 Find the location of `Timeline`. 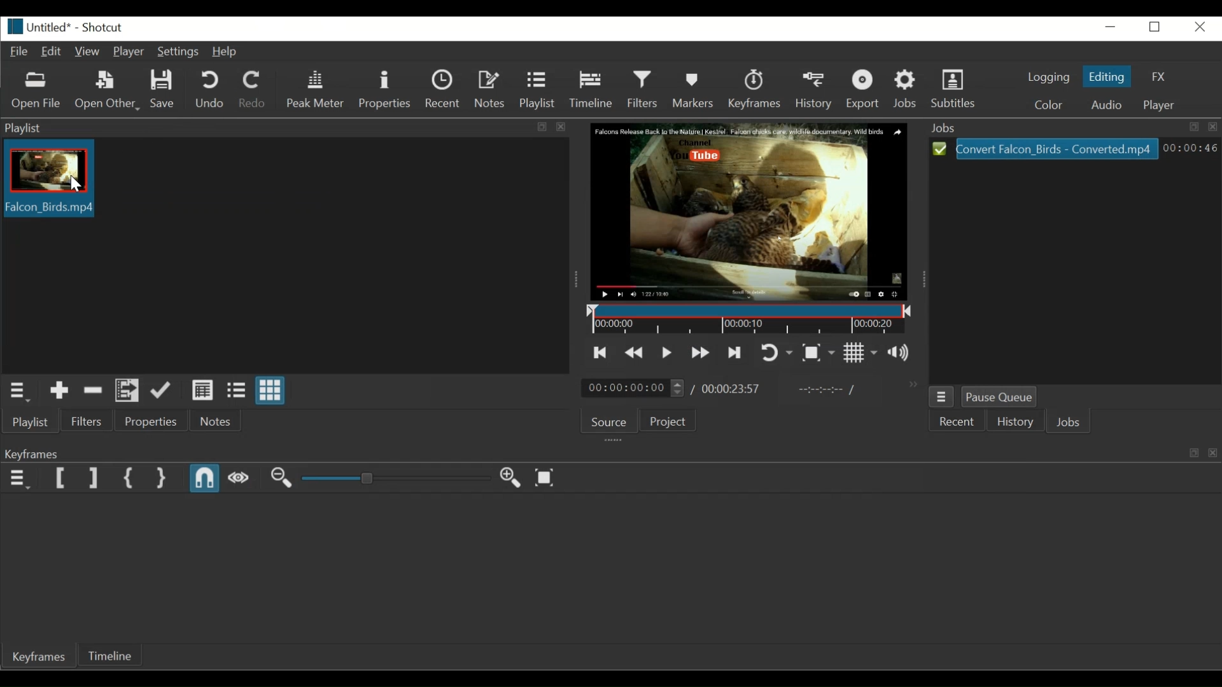

Timeline is located at coordinates (745, 320).